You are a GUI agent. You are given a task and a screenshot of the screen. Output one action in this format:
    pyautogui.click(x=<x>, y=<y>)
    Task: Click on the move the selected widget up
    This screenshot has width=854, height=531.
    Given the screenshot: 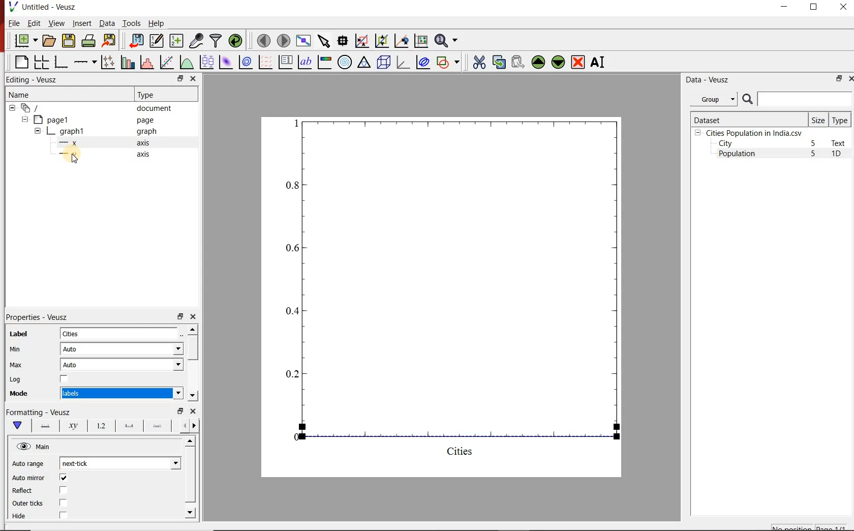 What is the action you would take?
    pyautogui.click(x=538, y=62)
    